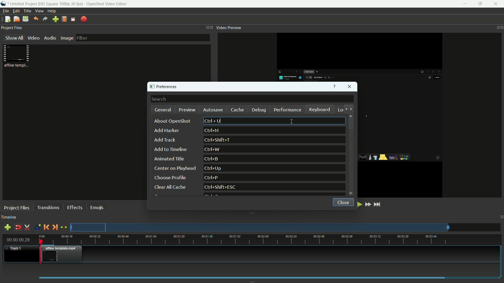 The height and width of the screenshot is (283, 504). I want to click on close, so click(342, 202).